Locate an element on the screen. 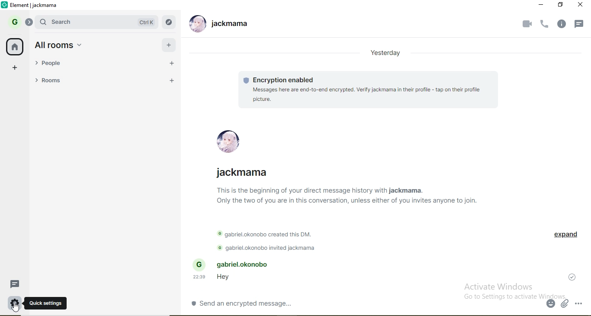 The width and height of the screenshot is (591, 316). video call is located at coordinates (527, 25).